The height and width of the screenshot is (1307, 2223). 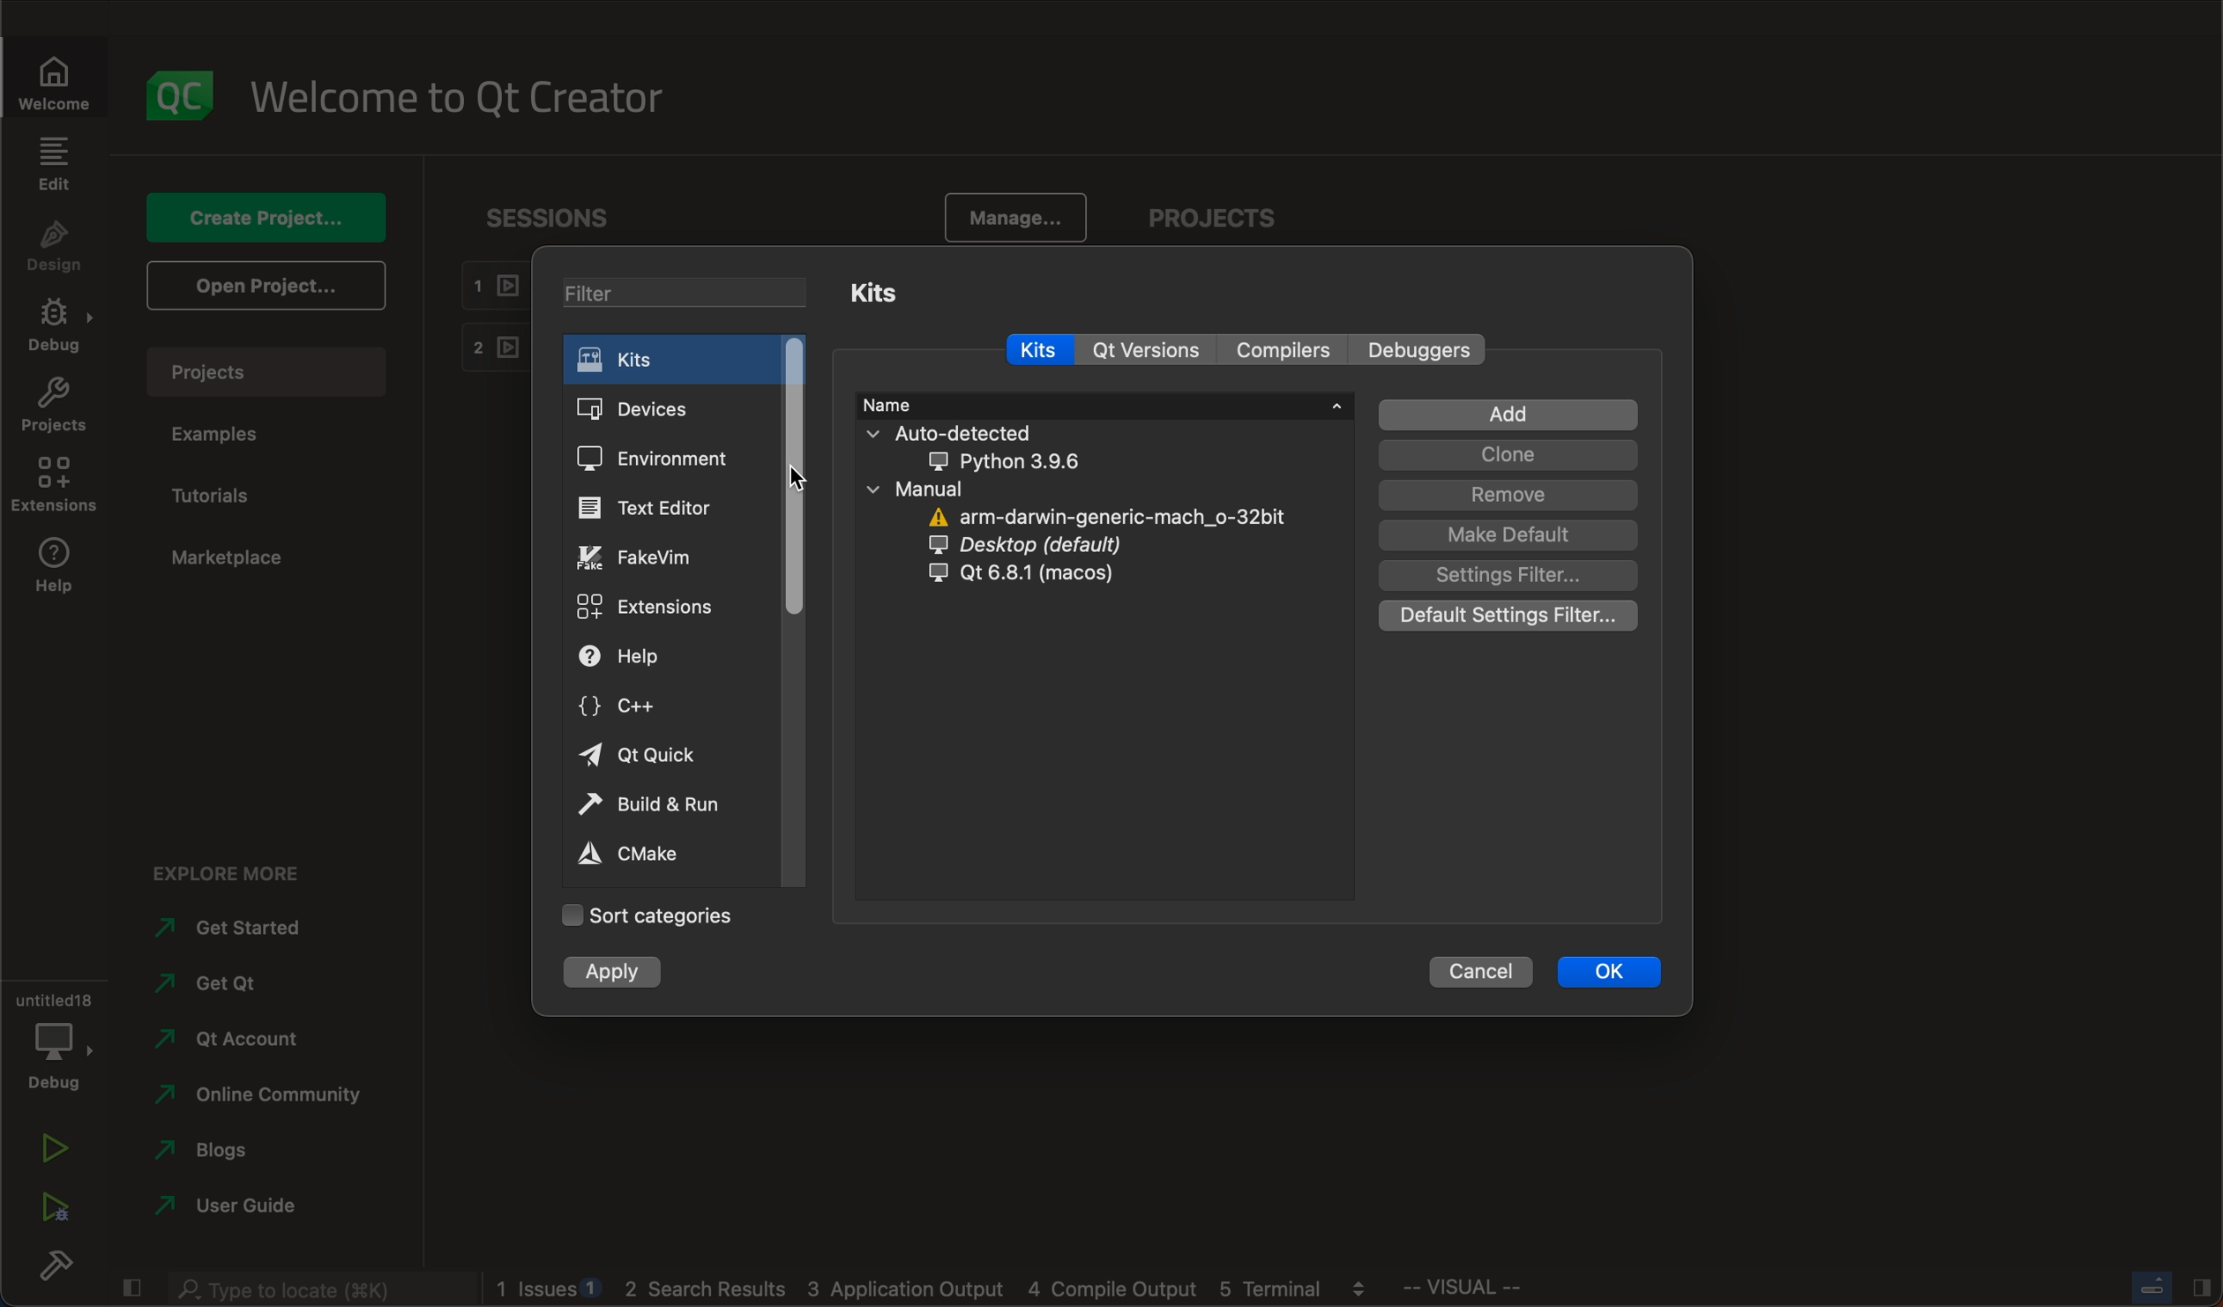 What do you see at coordinates (941, 1292) in the screenshot?
I see `logs` at bounding box center [941, 1292].